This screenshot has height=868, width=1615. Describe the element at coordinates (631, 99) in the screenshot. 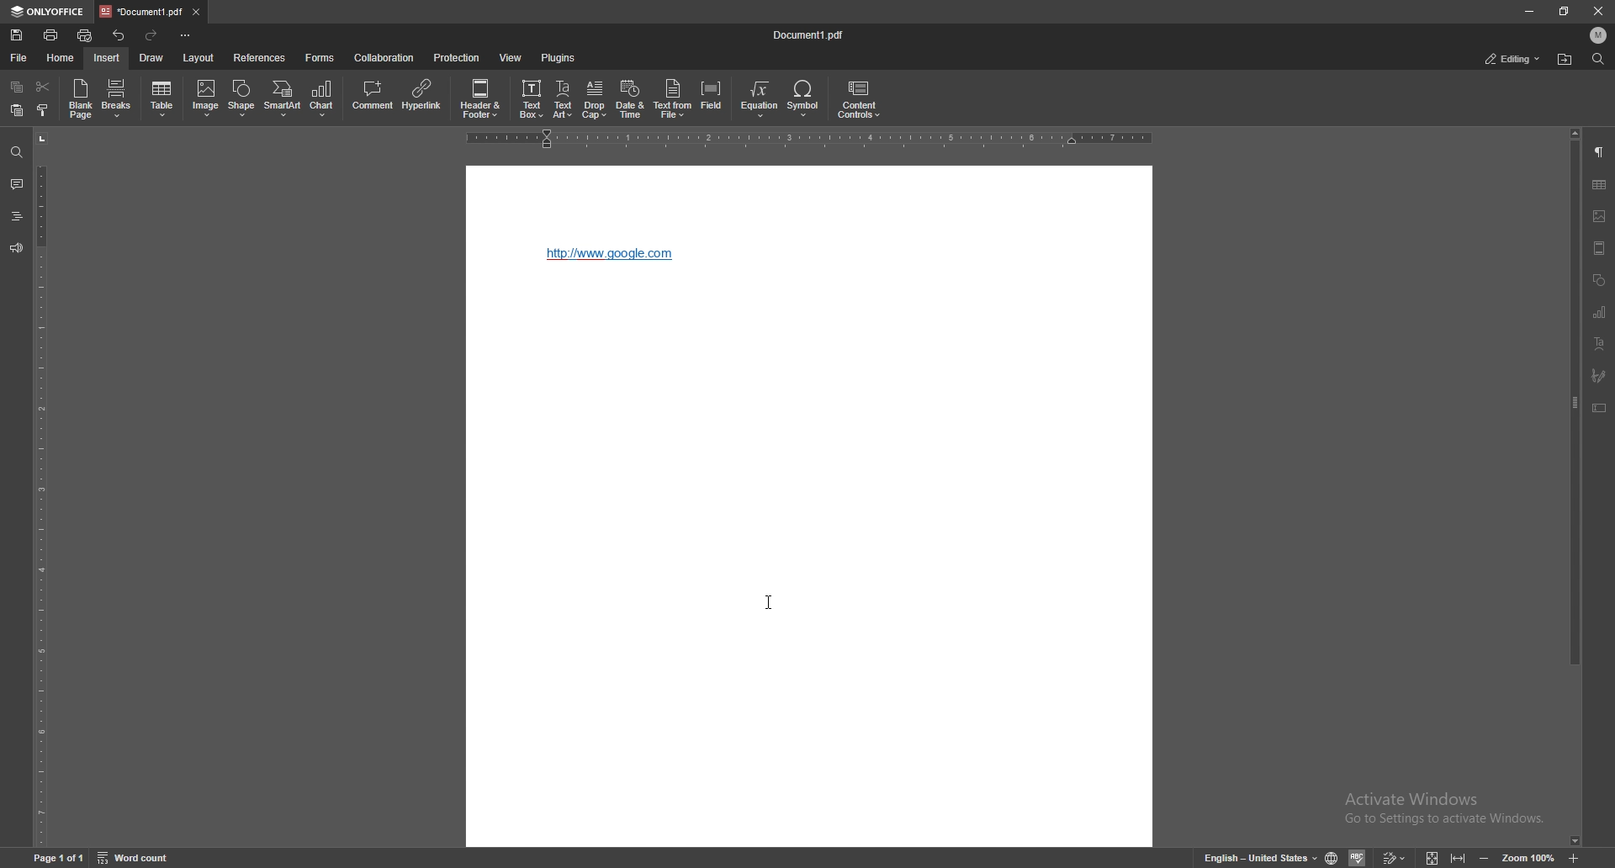

I see `date and time` at that location.